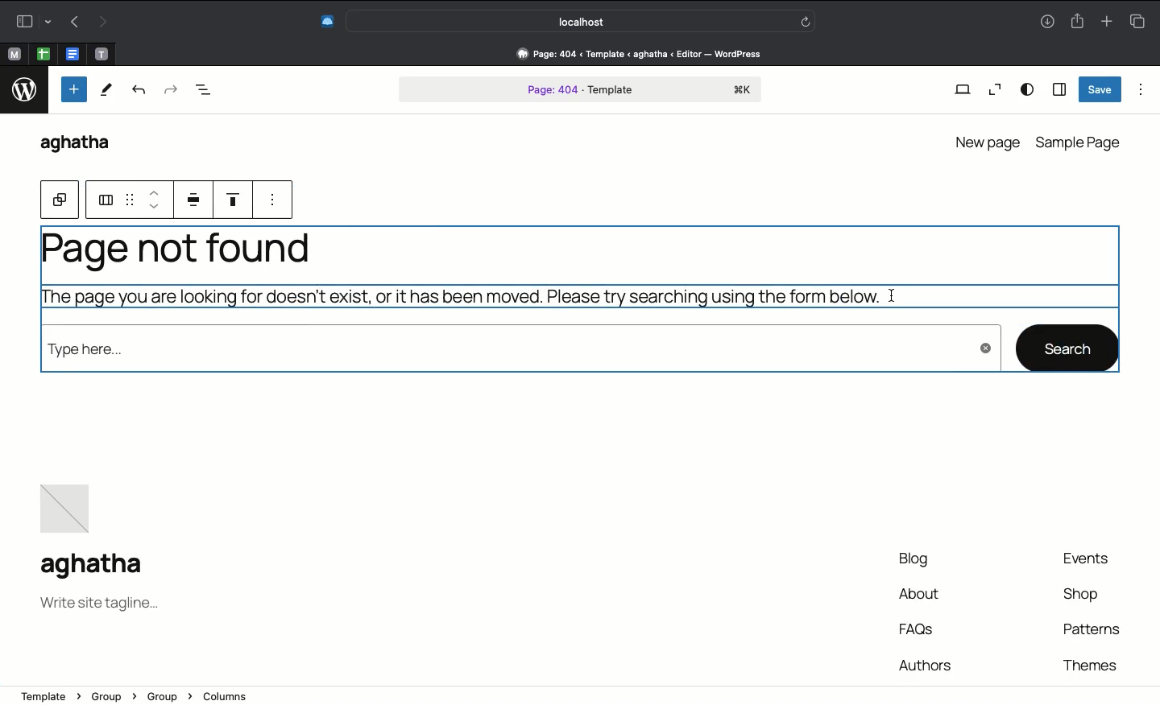  Describe the element at coordinates (83, 145) in the screenshot. I see `WordPress name` at that location.